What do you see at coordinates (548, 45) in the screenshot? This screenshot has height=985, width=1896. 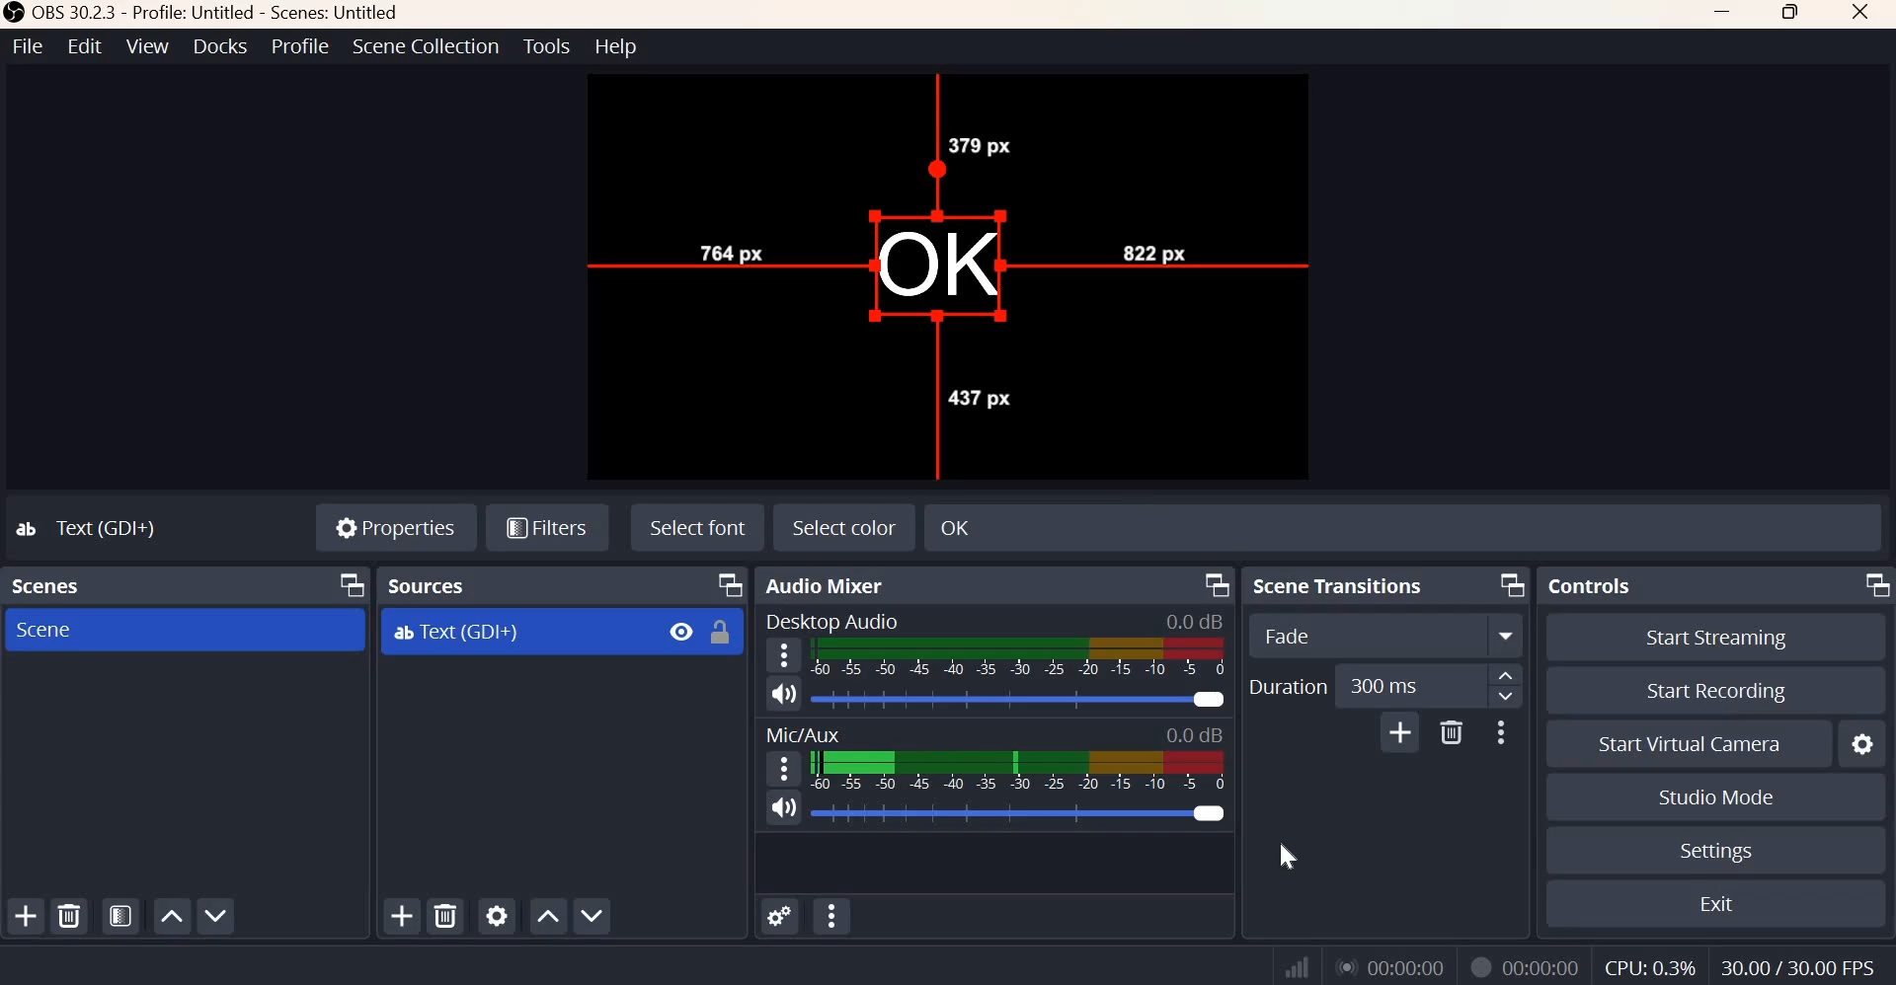 I see `Tools` at bounding box center [548, 45].